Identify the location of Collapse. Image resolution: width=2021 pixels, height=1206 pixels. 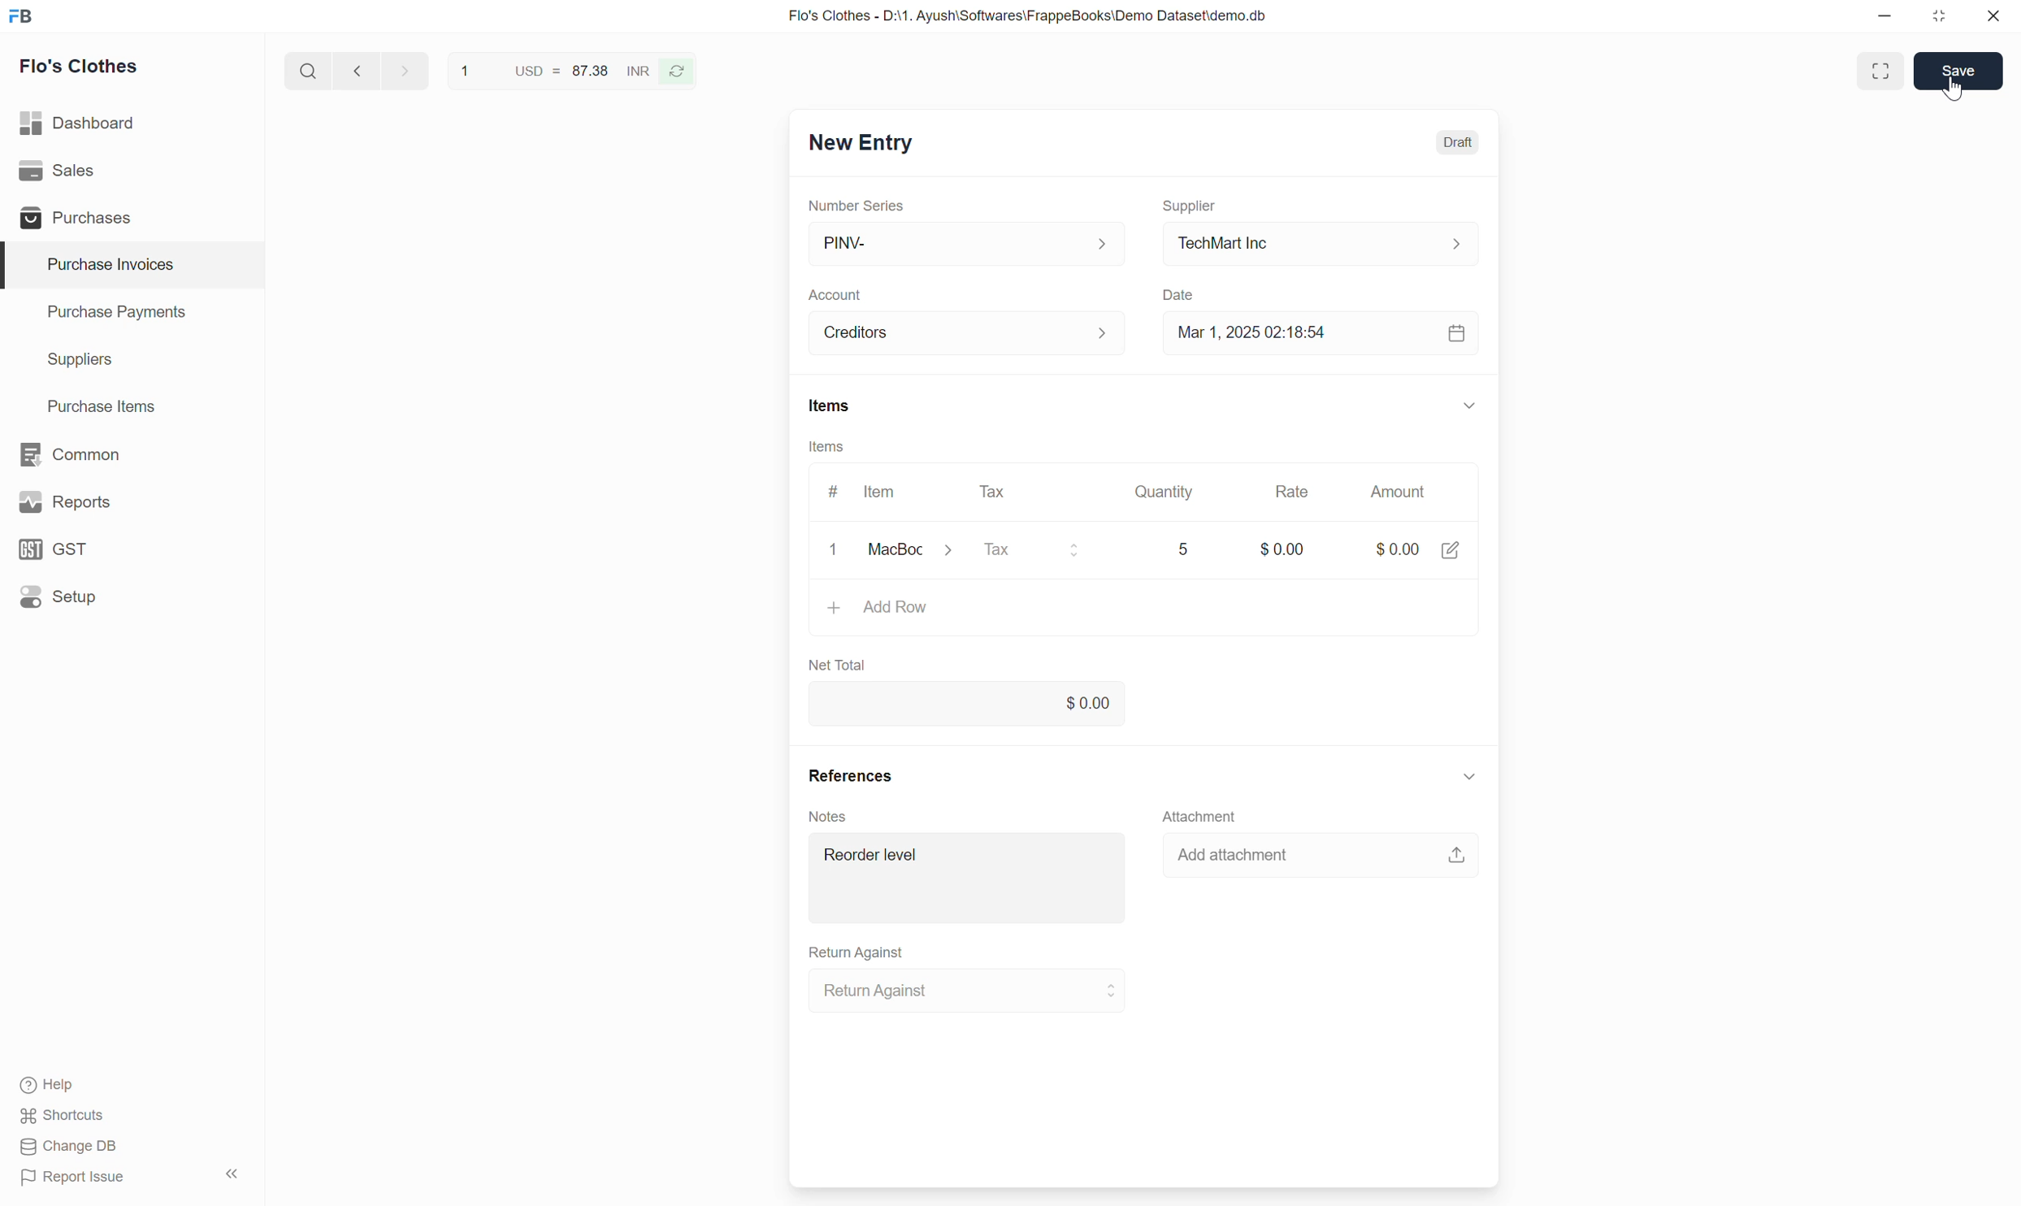
(1469, 405).